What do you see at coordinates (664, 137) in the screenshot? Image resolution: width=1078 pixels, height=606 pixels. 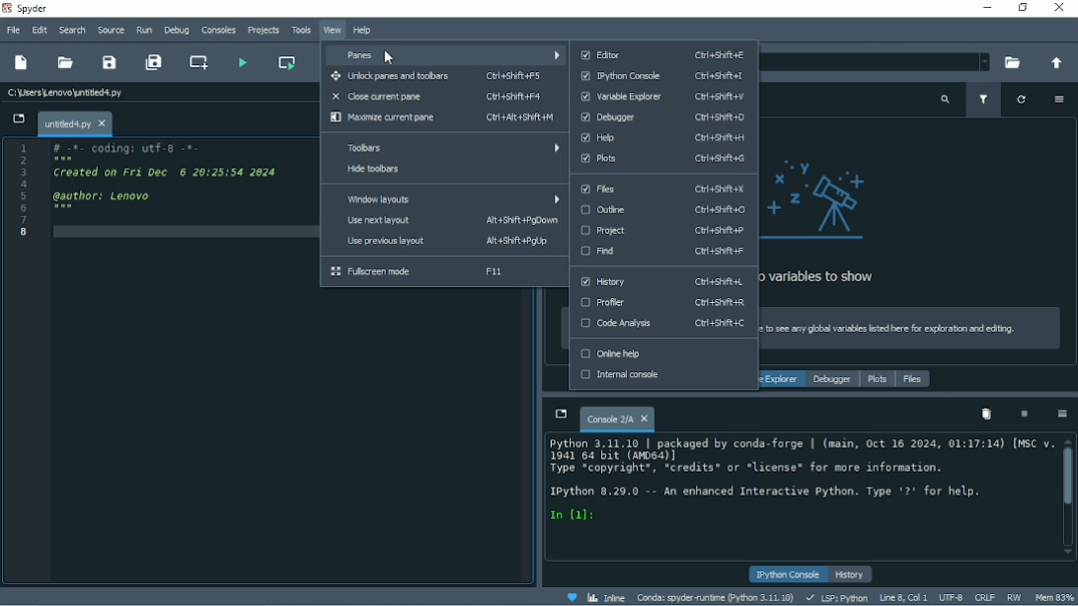 I see `Help` at bounding box center [664, 137].